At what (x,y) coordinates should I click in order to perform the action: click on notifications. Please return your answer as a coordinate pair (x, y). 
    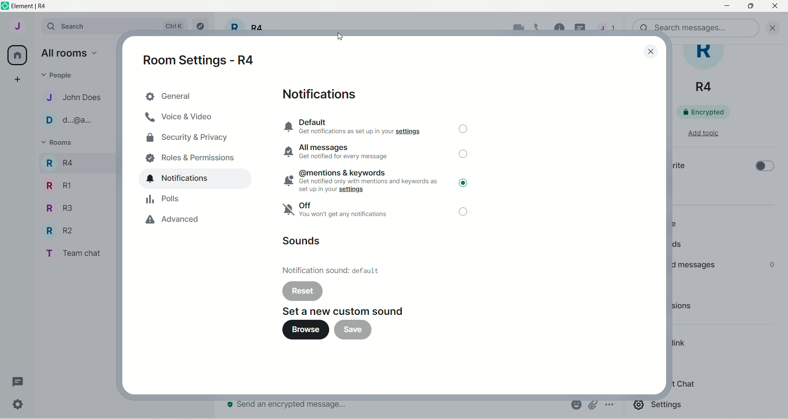
    Looking at the image, I should click on (324, 95).